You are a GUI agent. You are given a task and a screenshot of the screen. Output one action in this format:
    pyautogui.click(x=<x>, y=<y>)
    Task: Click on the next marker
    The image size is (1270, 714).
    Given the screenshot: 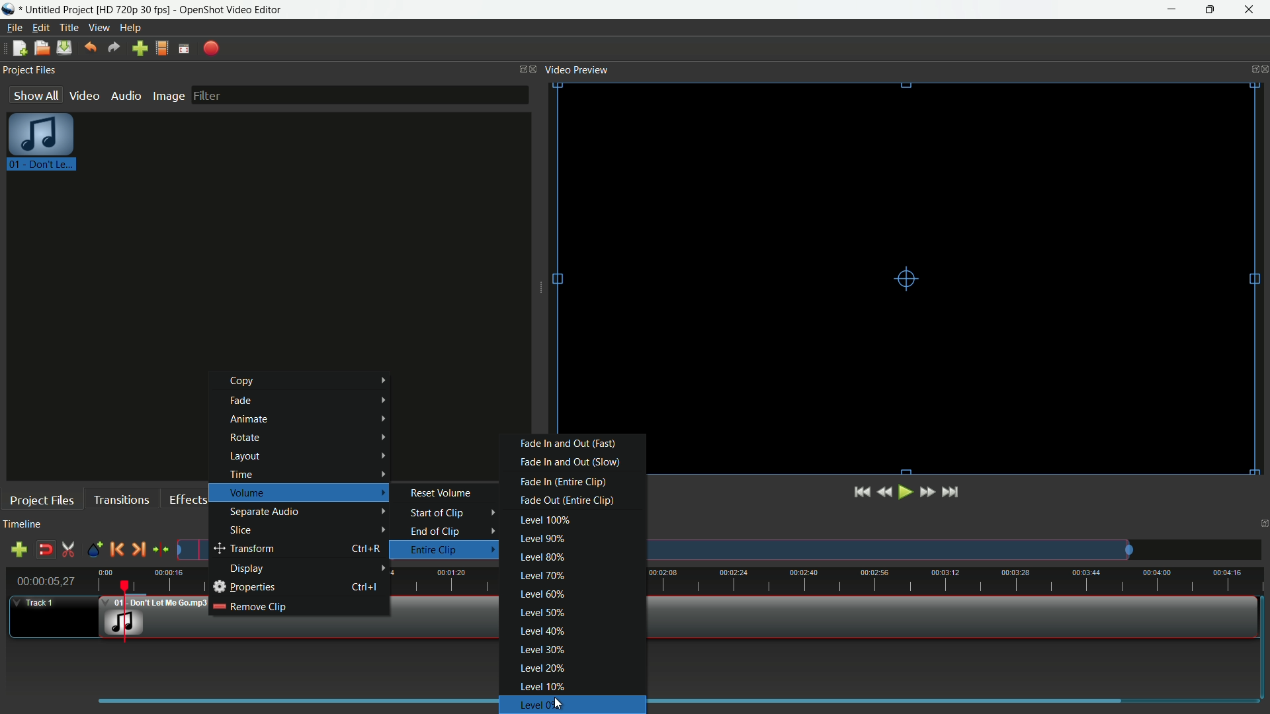 What is the action you would take?
    pyautogui.click(x=138, y=549)
    